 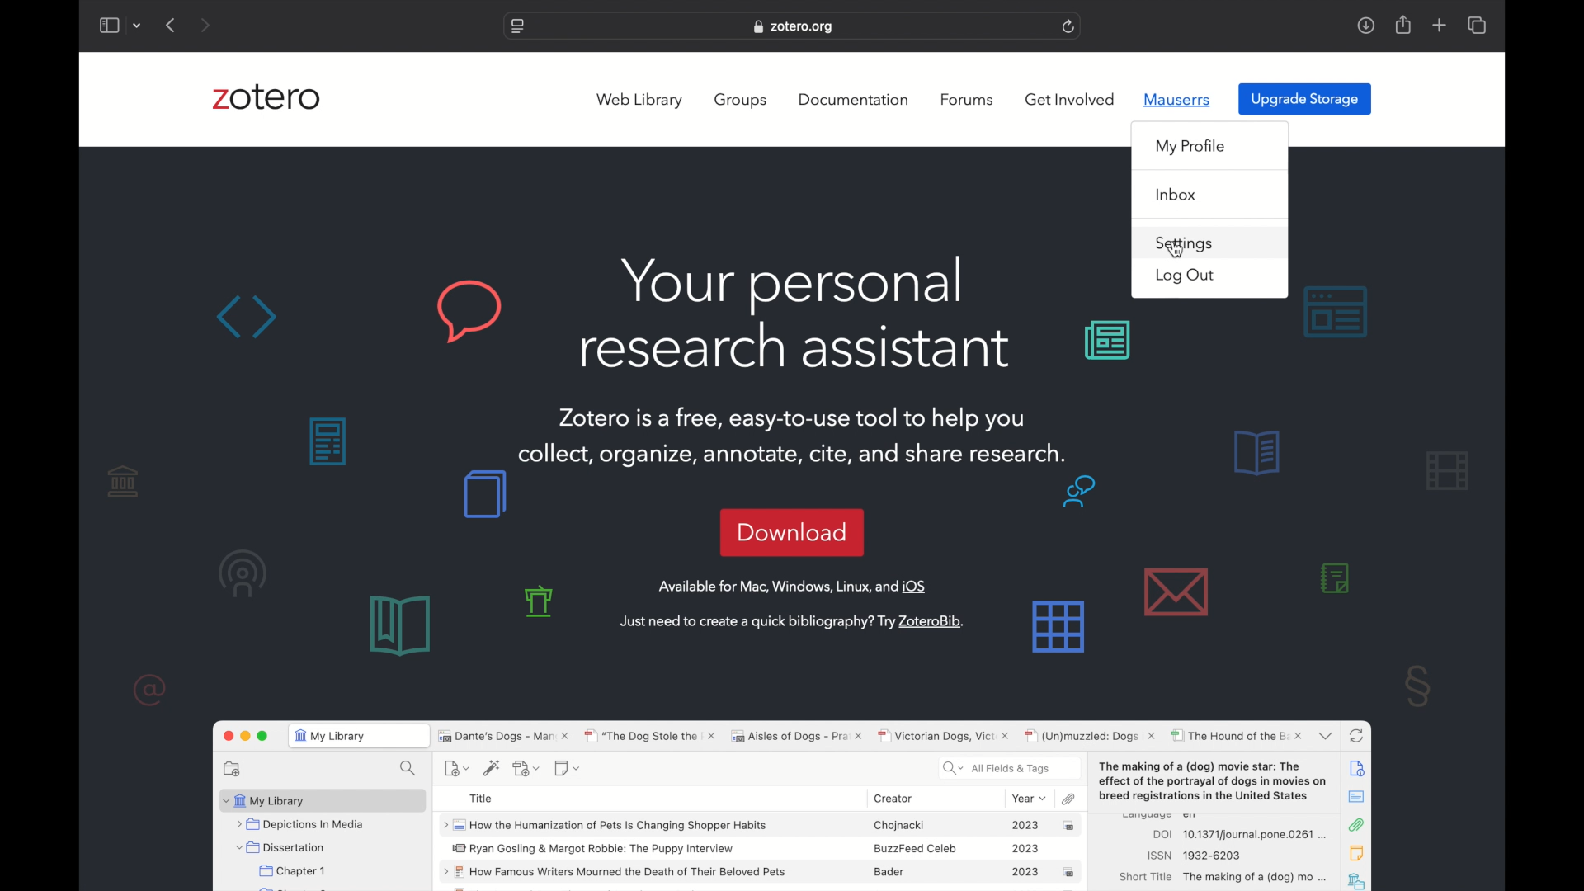 I want to click on your personal research assistant, so click(x=795, y=313).